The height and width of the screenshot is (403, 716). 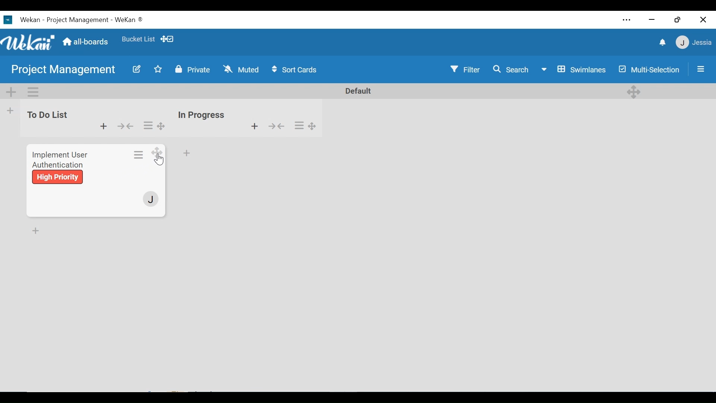 I want to click on Multi-Selection, so click(x=651, y=70).